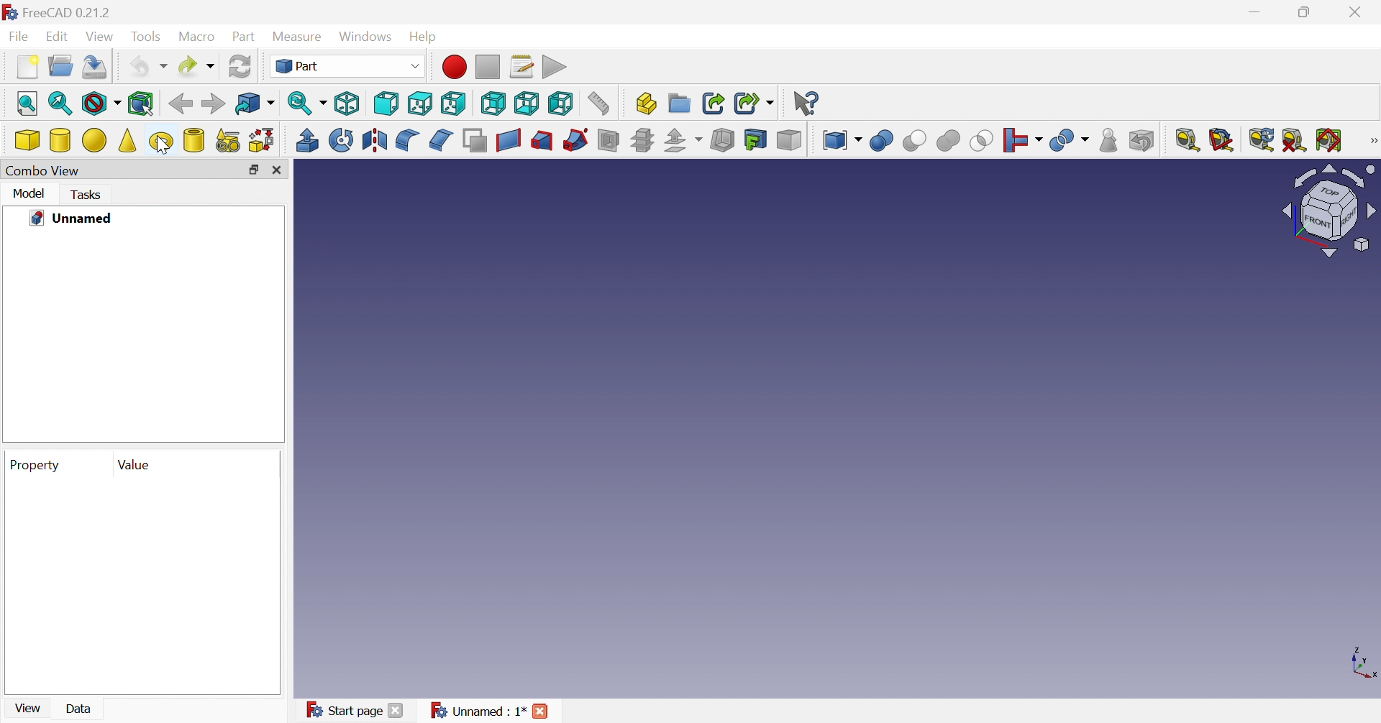 The height and width of the screenshot is (723, 1381). Describe the element at coordinates (441, 140) in the screenshot. I see `Chamfer...` at that location.